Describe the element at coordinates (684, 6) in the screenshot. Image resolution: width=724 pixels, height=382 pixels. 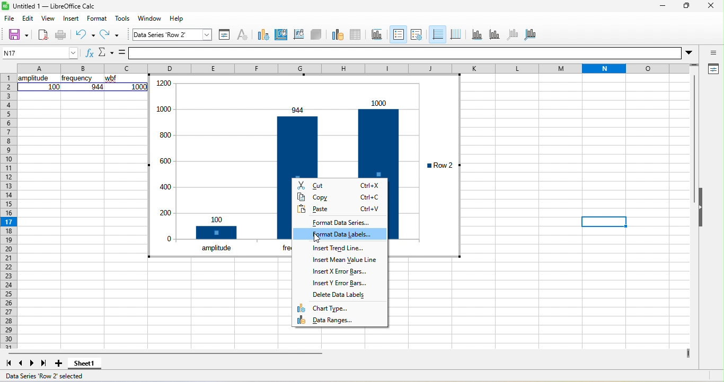
I see `maximize` at that location.